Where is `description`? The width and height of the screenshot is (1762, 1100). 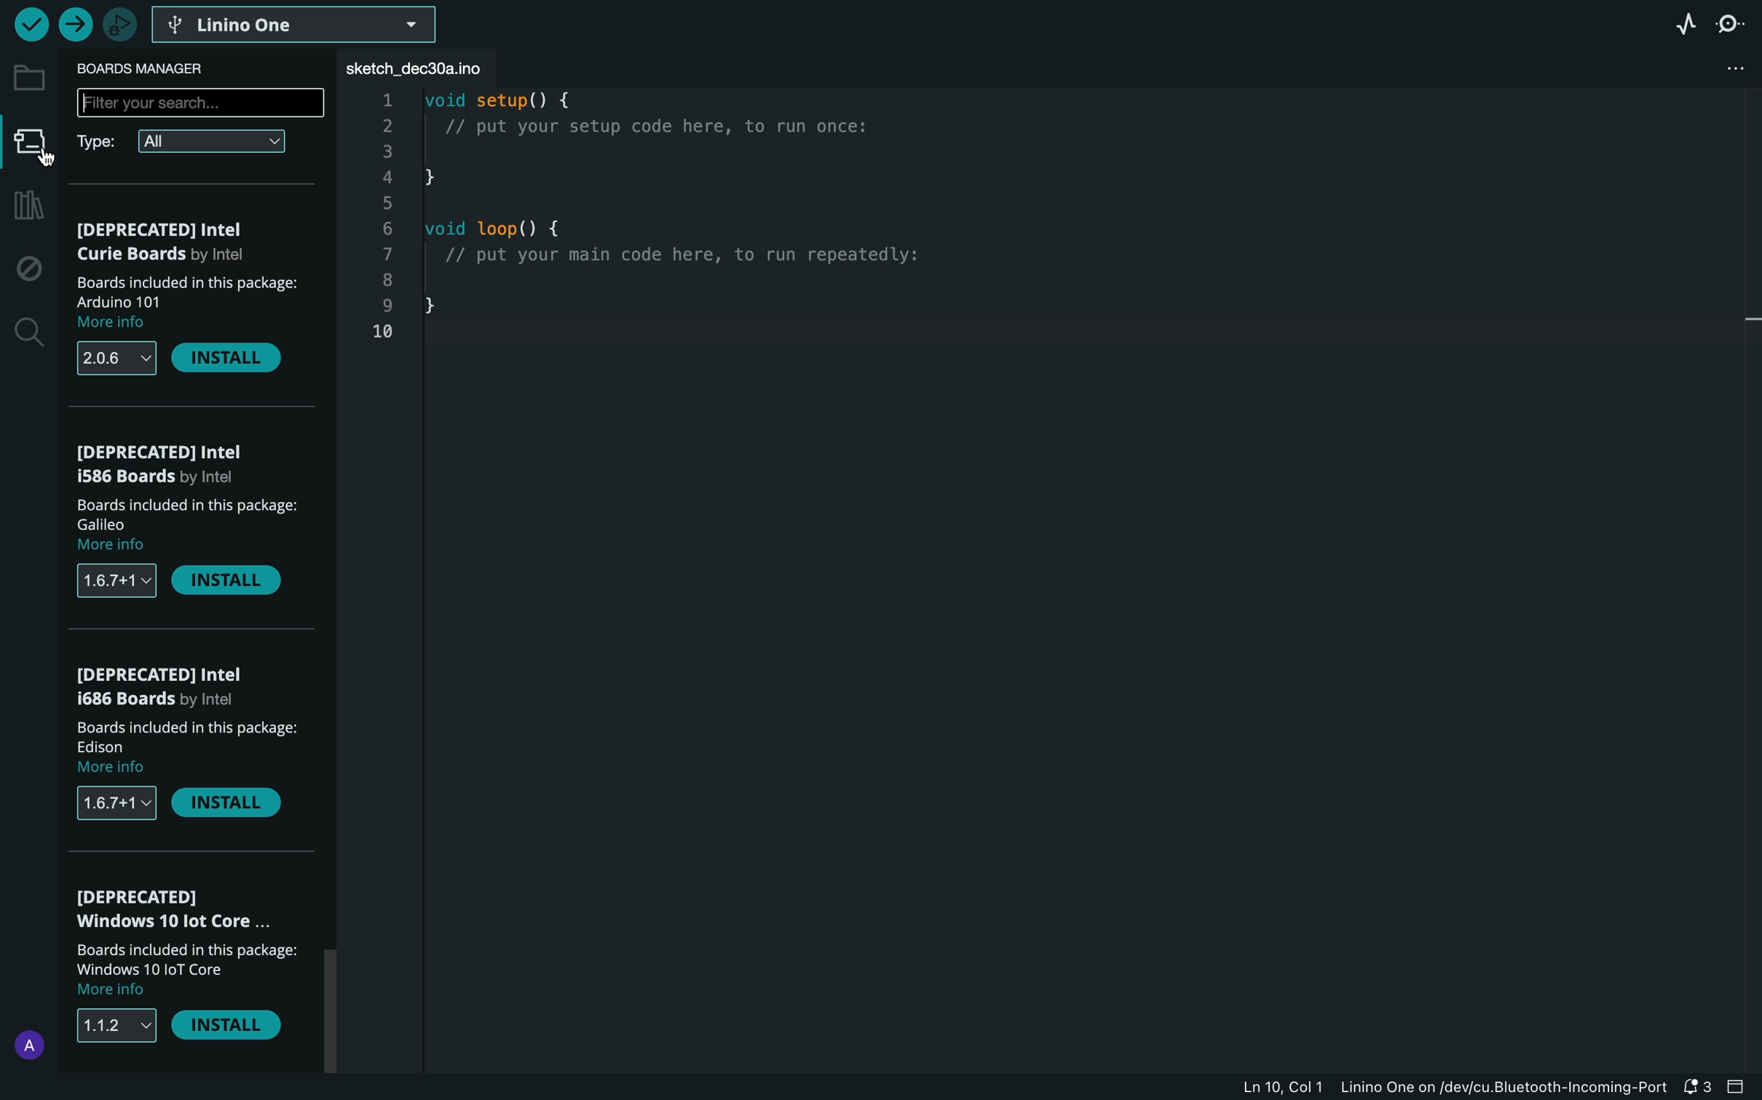
description is located at coordinates (186, 971).